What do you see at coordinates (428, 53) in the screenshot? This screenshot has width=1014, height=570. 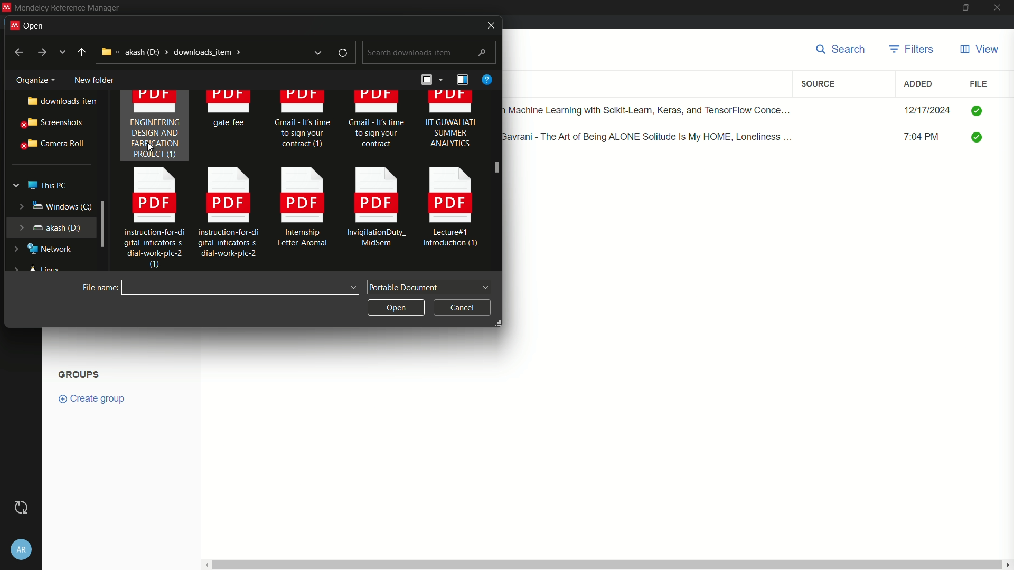 I see `search downloads_item` at bounding box center [428, 53].